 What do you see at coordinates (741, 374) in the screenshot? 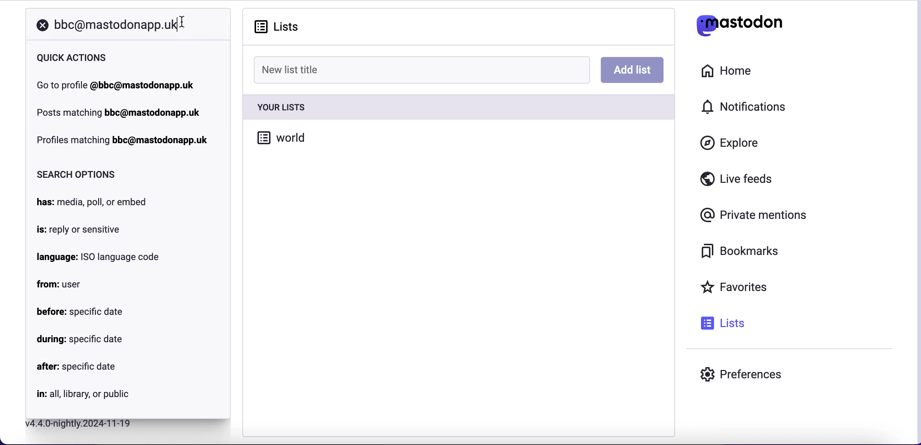
I see `preferences` at bounding box center [741, 374].